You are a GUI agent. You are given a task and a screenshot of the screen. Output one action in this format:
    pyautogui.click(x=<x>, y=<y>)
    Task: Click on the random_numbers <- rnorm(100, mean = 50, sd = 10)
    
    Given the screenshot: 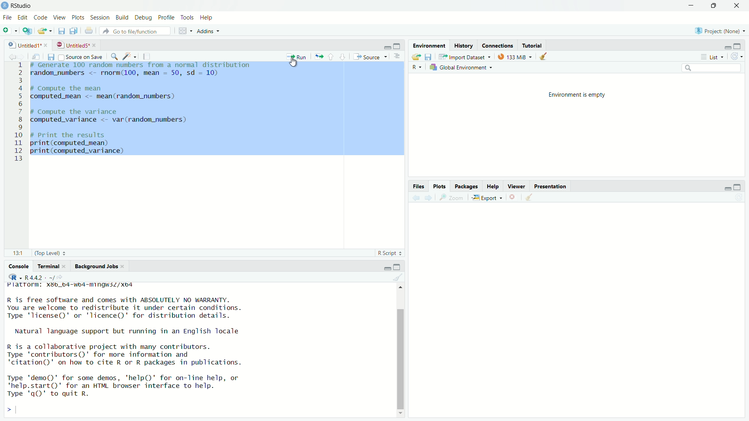 What is the action you would take?
    pyautogui.click(x=135, y=73)
    